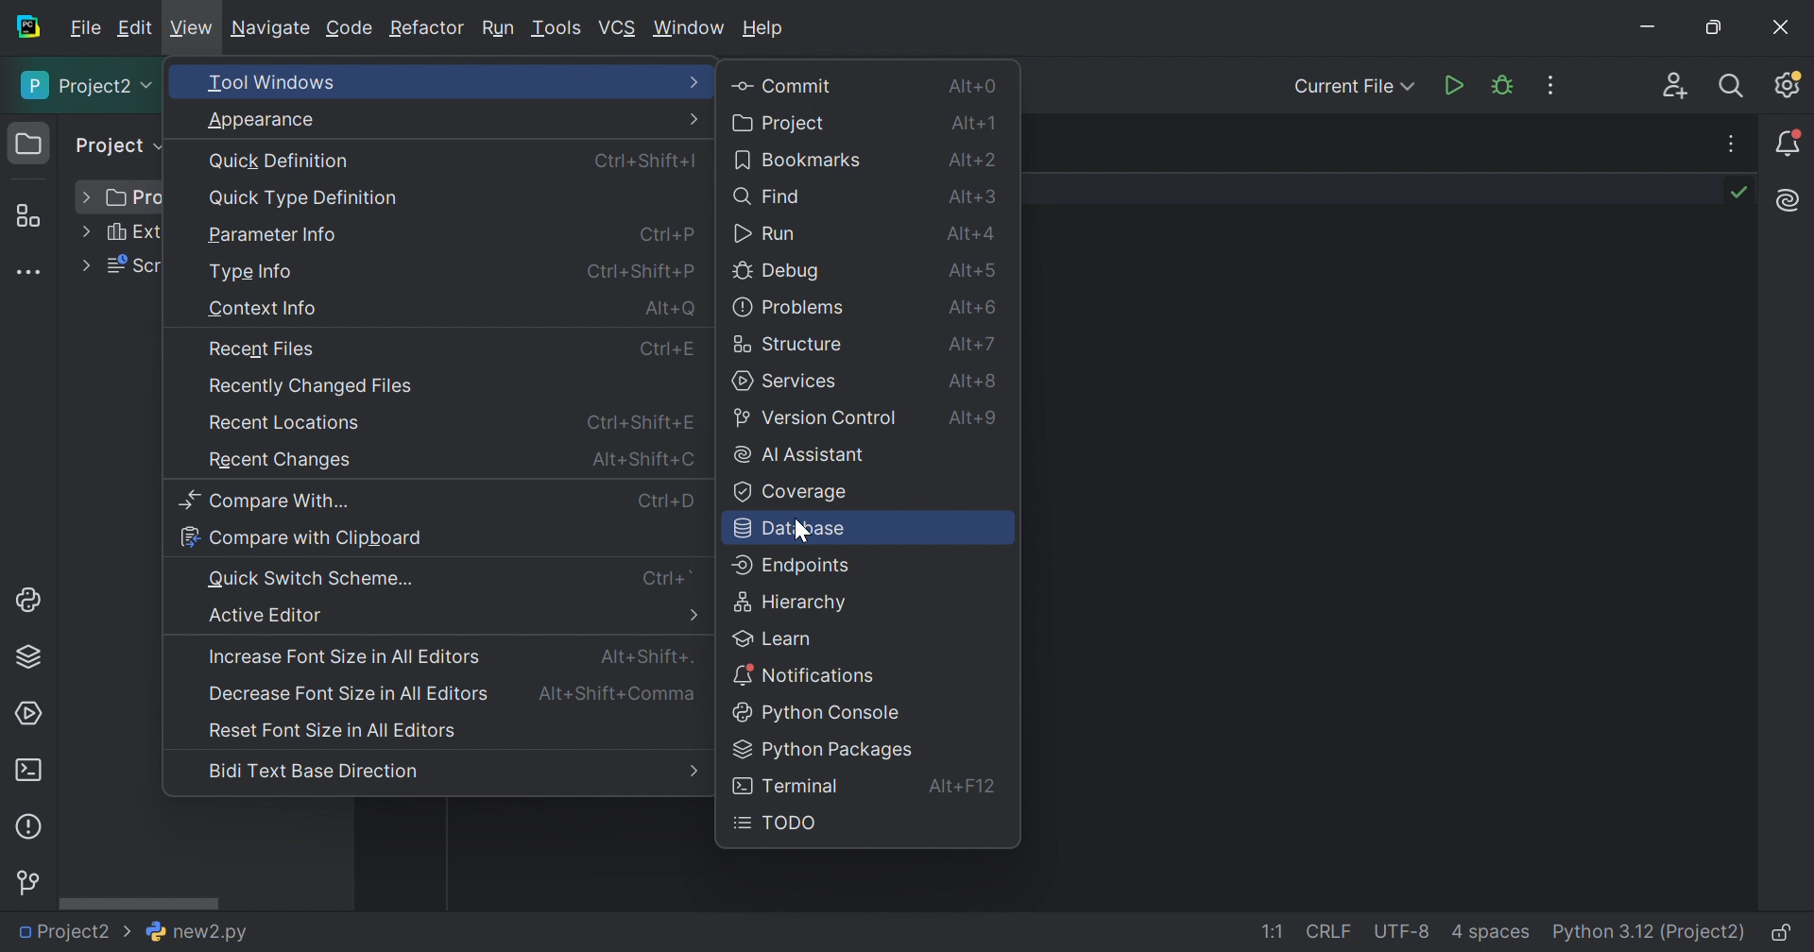 Image resolution: width=1814 pixels, height=952 pixels. What do you see at coordinates (1740, 191) in the screenshot?
I see `No problems found` at bounding box center [1740, 191].